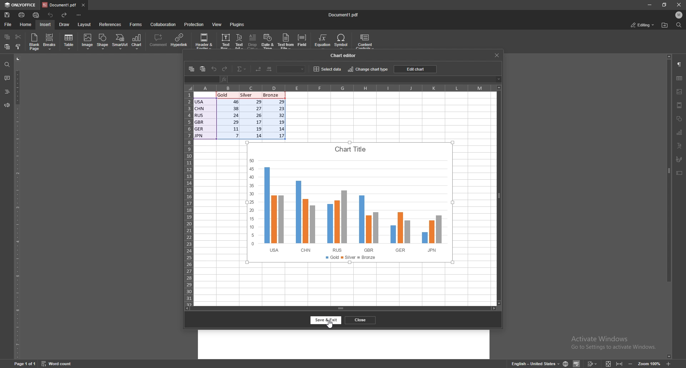 This screenshot has height=368, width=686. What do you see at coordinates (614, 342) in the screenshot?
I see `Activate windows` at bounding box center [614, 342].